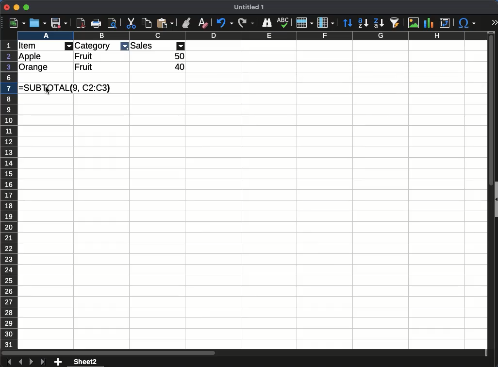 Image resolution: width=498 pixels, height=367 pixels. What do you see at coordinates (283, 23) in the screenshot?
I see `spelling` at bounding box center [283, 23].